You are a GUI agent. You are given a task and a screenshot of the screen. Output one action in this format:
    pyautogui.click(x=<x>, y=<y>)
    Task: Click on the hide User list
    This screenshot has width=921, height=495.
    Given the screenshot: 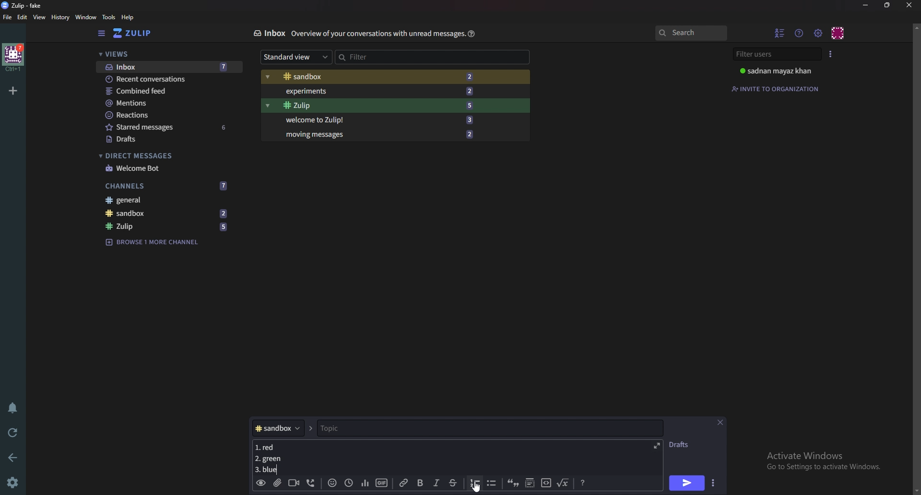 What is the action you would take?
    pyautogui.click(x=780, y=33)
    